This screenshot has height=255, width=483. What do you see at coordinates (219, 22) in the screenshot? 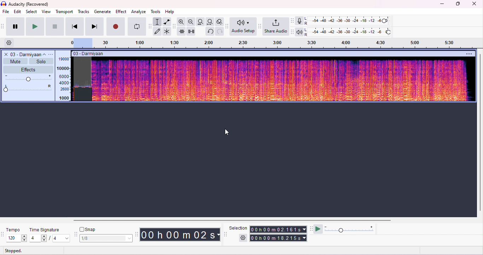
I see `toggle zoom` at bounding box center [219, 22].